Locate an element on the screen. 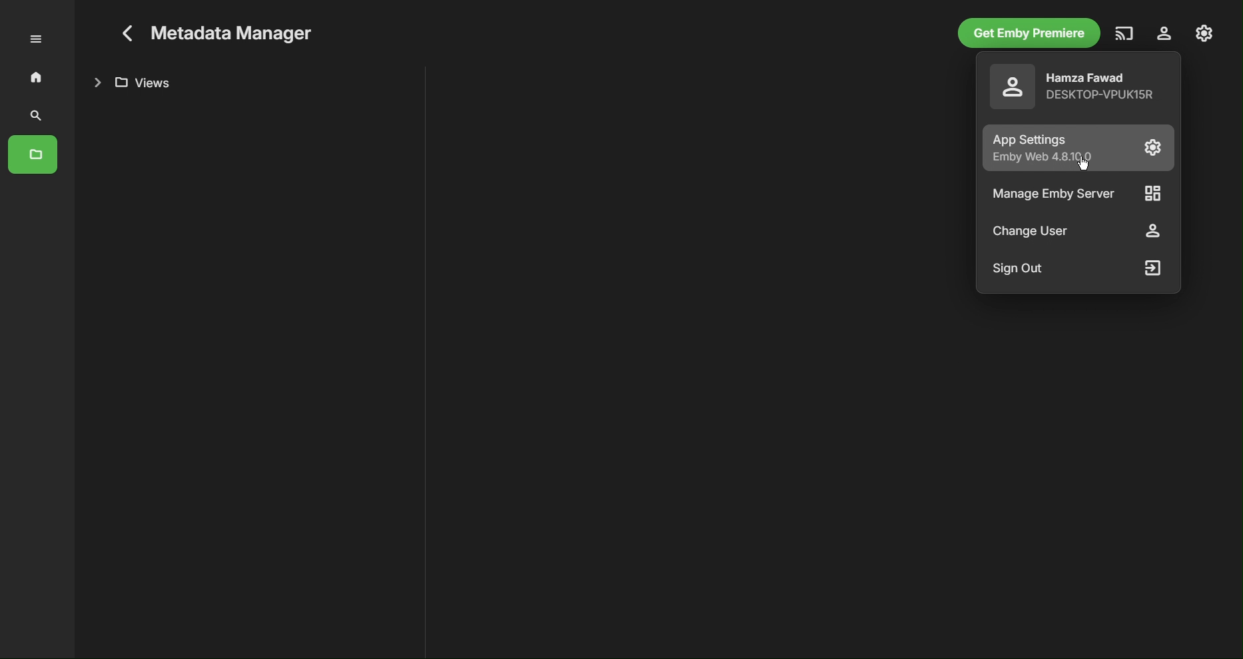  More is located at coordinates (43, 38).